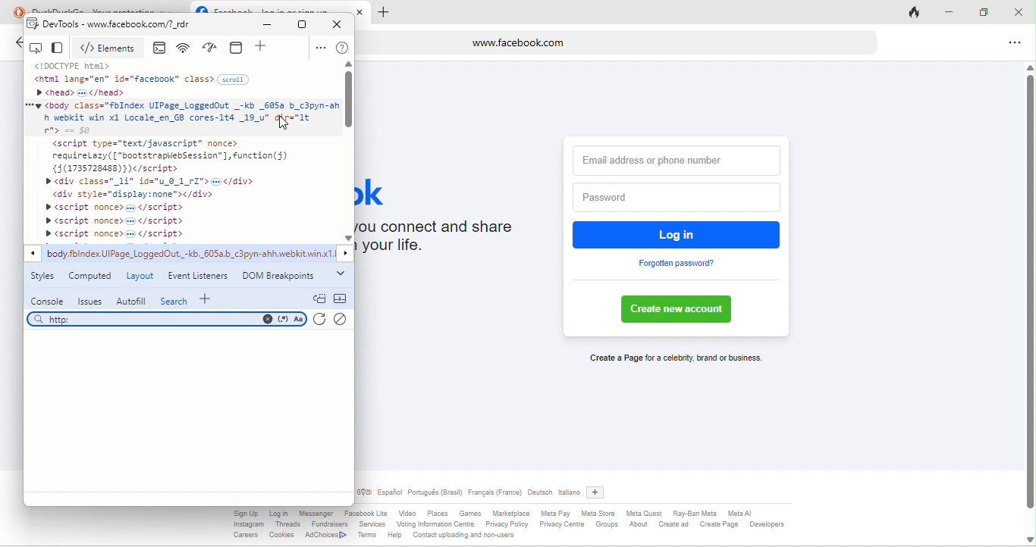 The width and height of the screenshot is (1036, 547). Describe the element at coordinates (343, 48) in the screenshot. I see `help` at that location.